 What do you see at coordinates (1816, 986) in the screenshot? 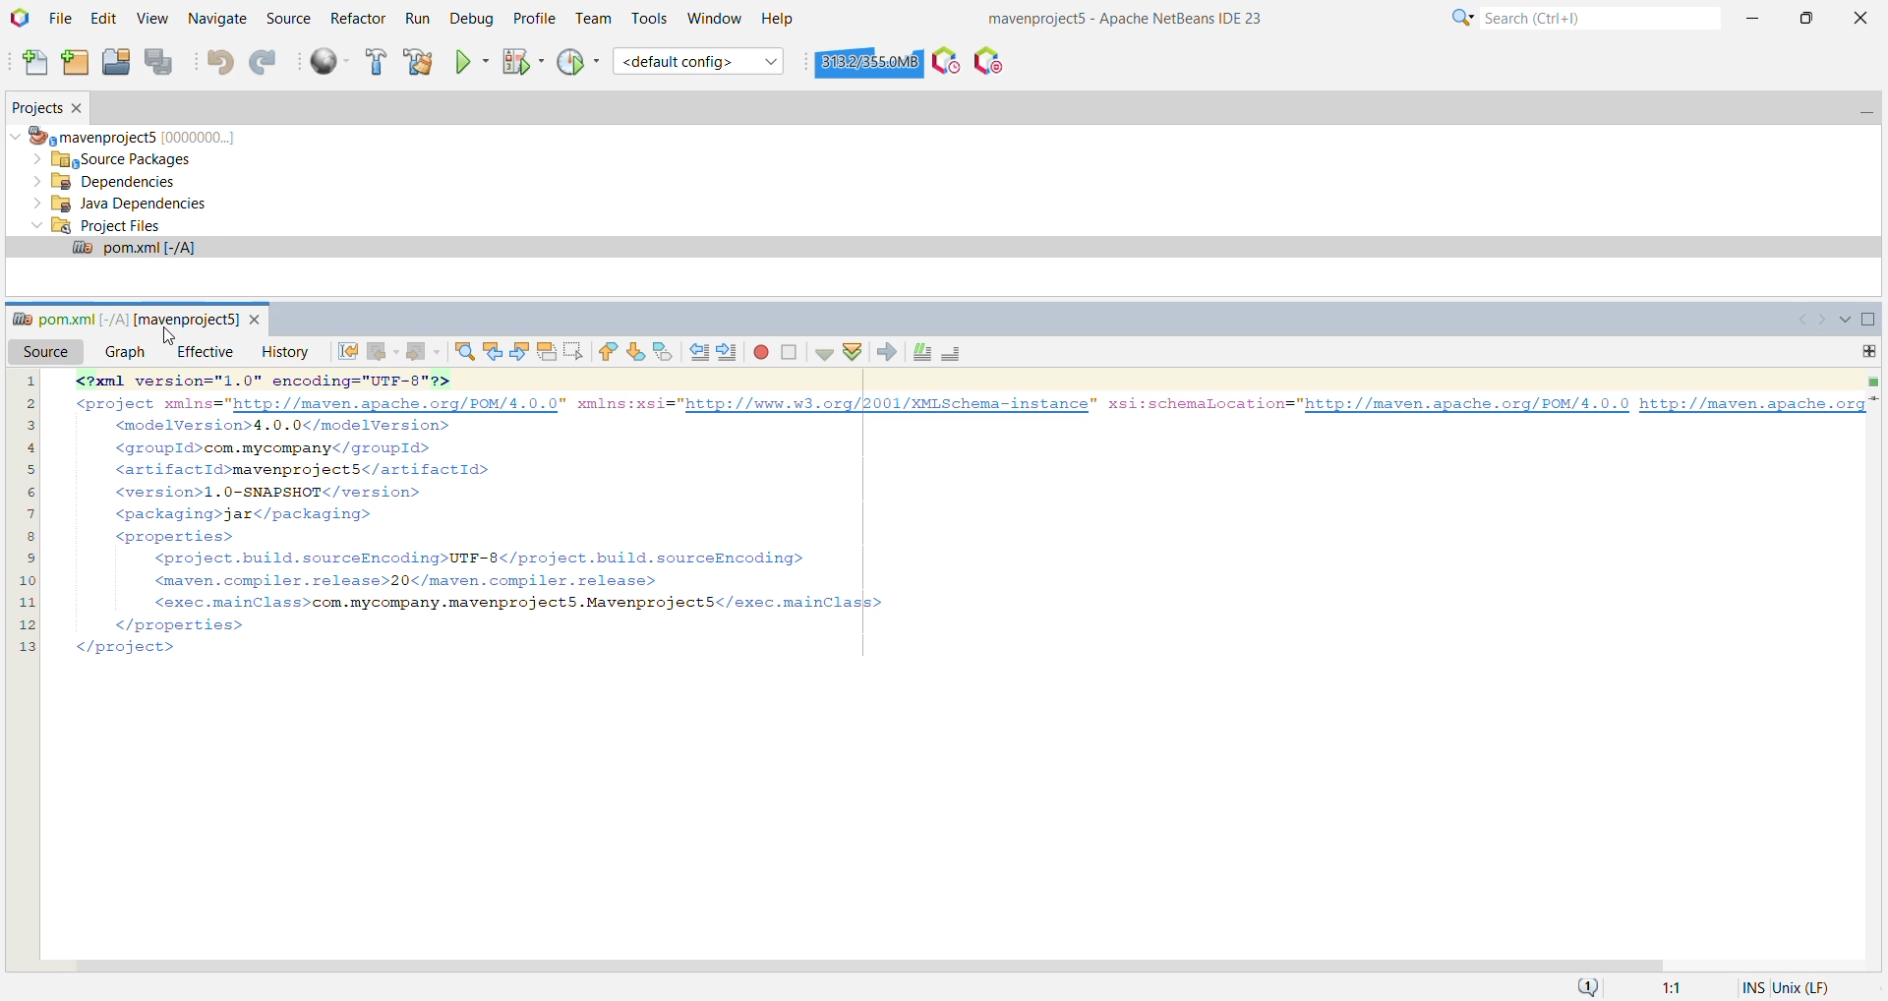
I see `System OS` at bounding box center [1816, 986].